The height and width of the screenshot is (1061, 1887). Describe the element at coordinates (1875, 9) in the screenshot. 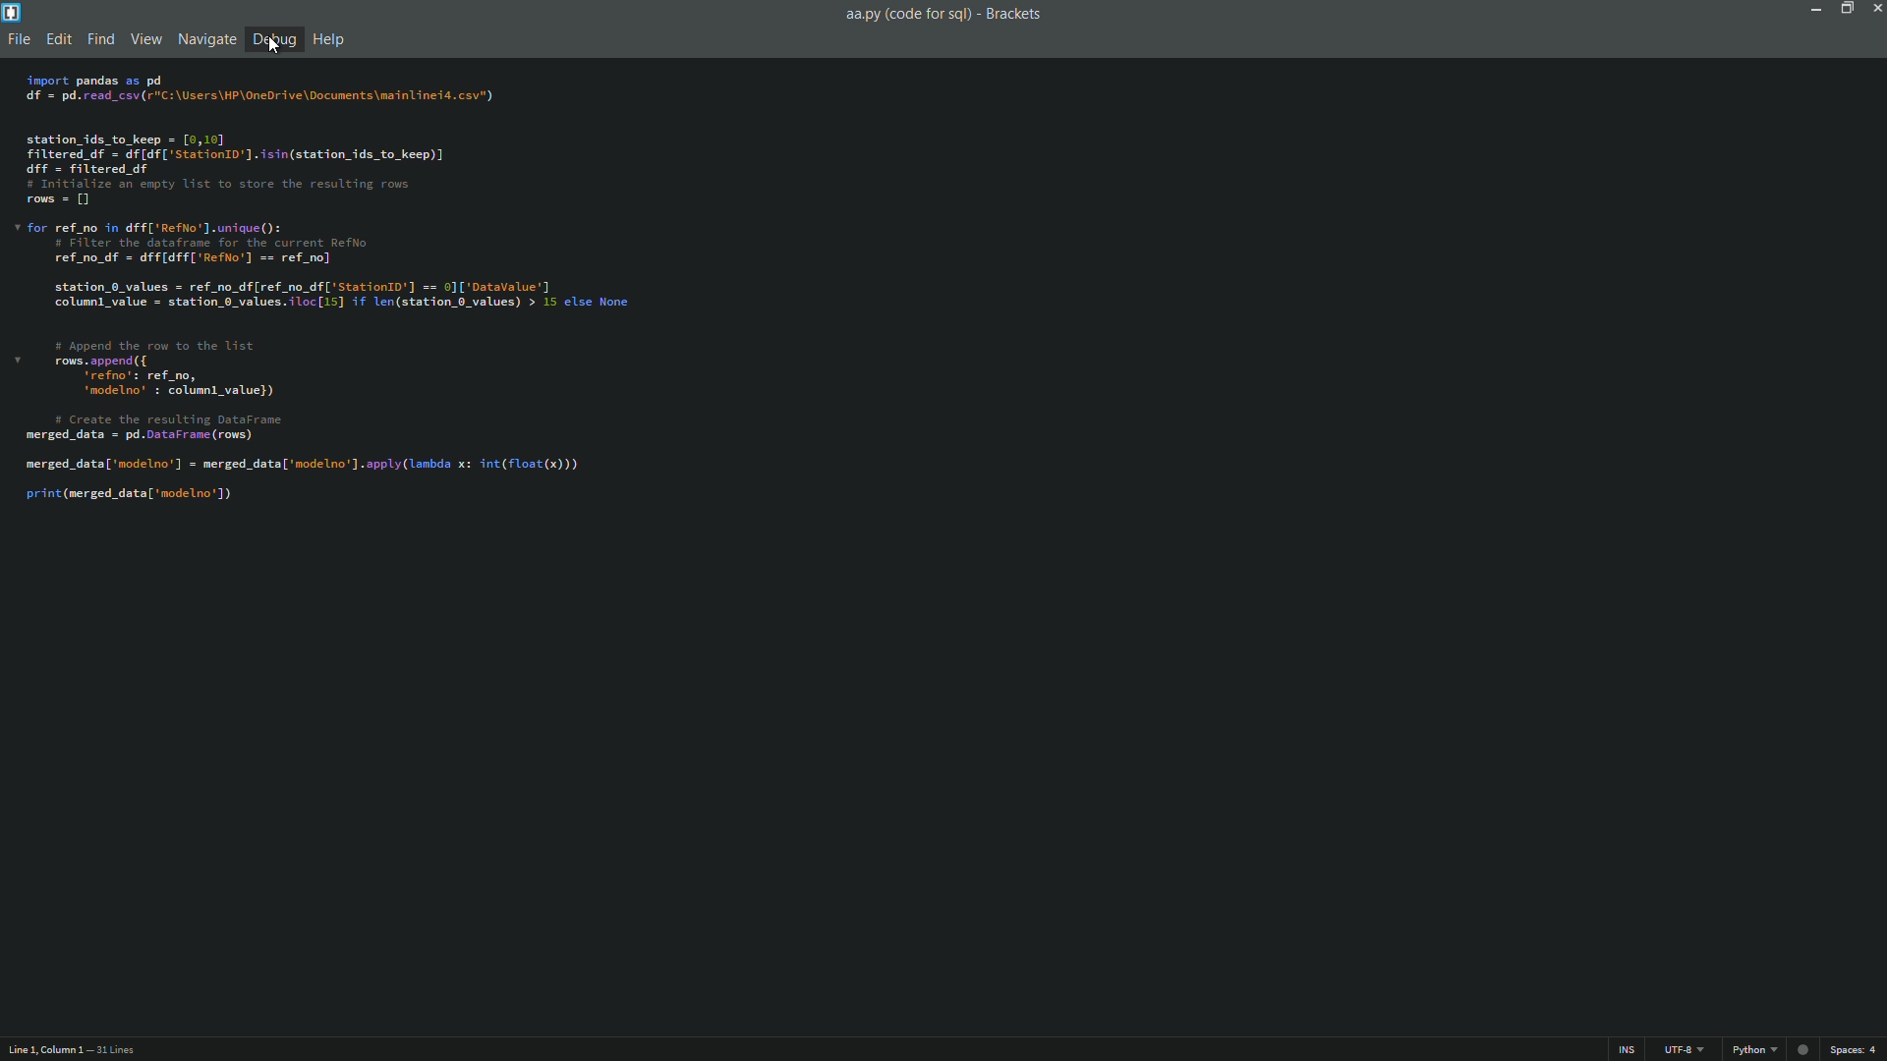

I see `close app` at that location.